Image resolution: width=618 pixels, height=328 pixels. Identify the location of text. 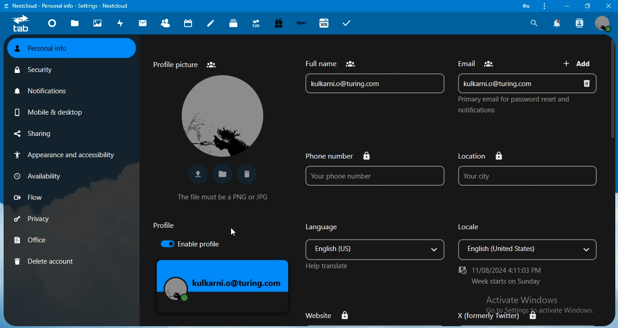
(478, 61).